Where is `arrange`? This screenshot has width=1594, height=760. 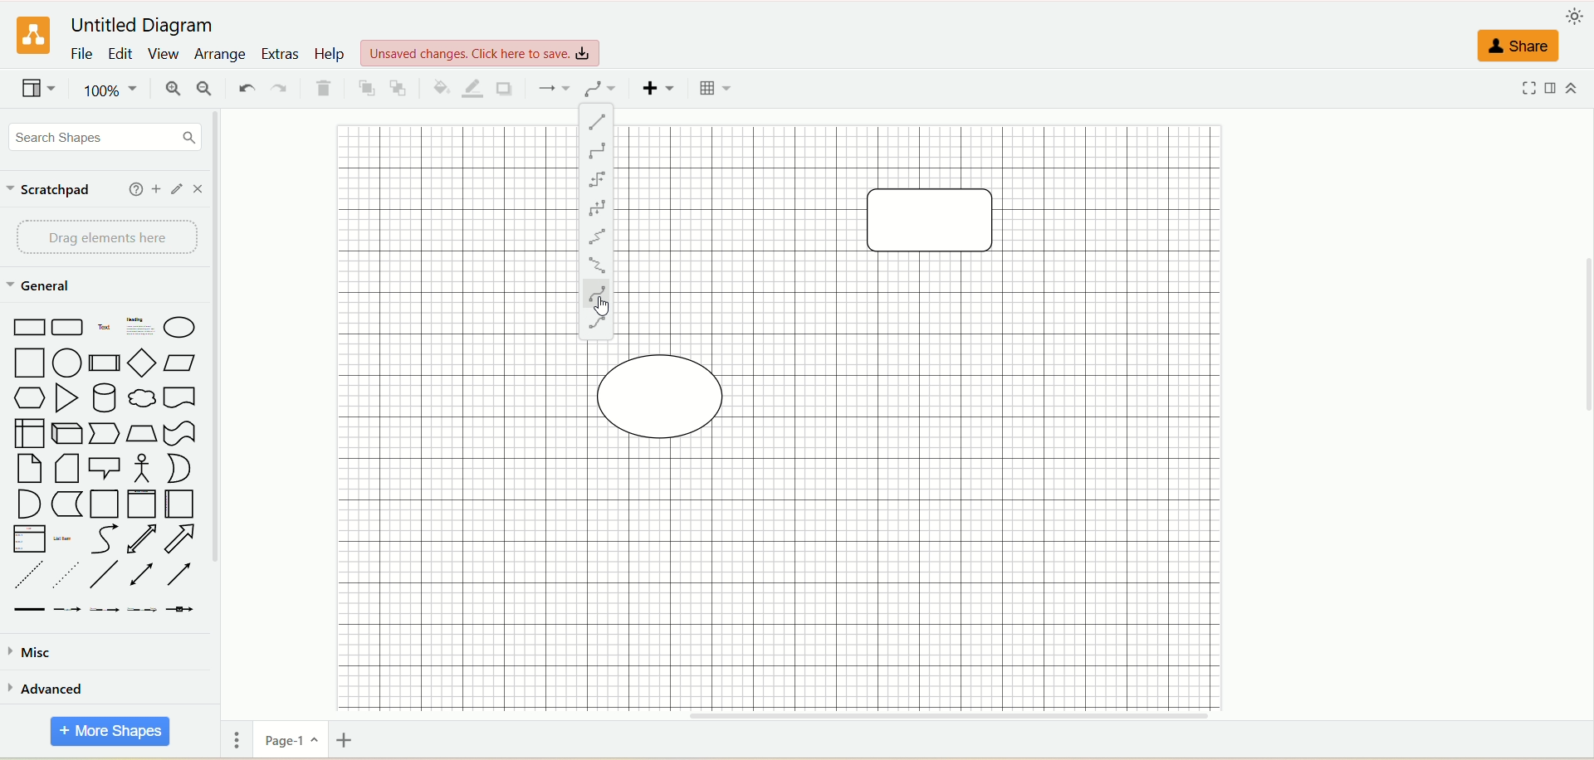 arrange is located at coordinates (221, 53).